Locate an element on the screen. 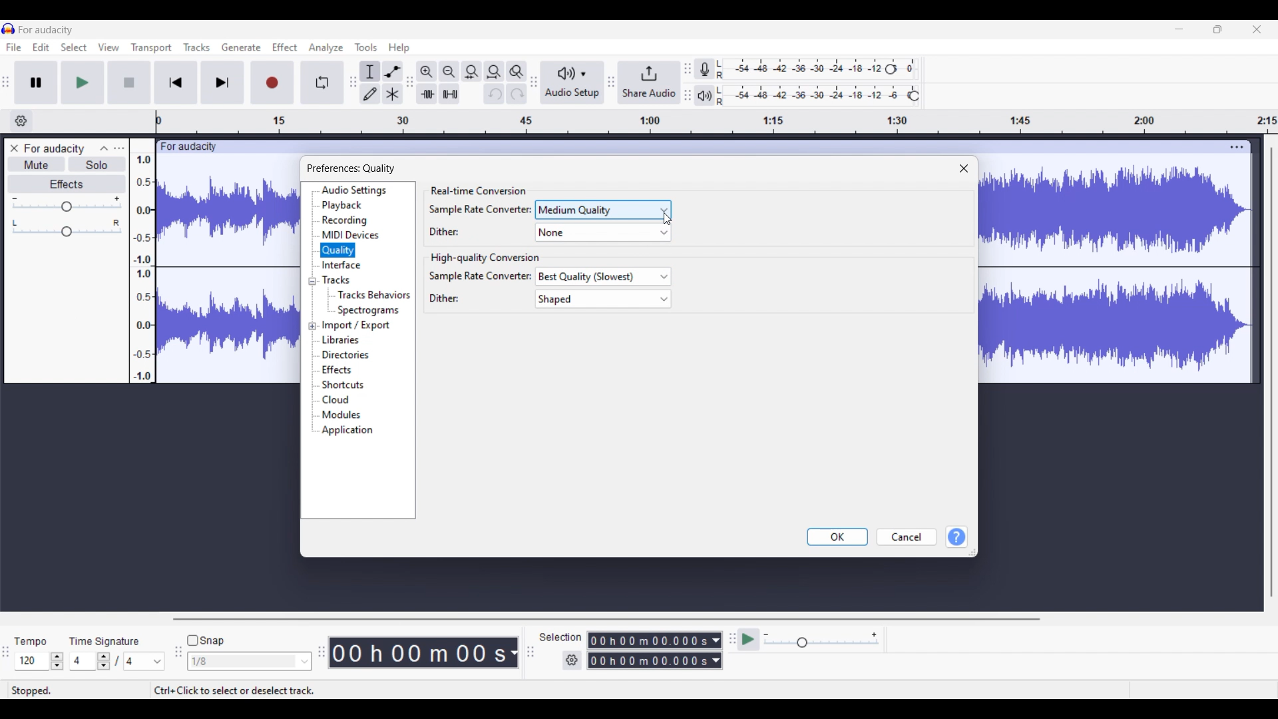  Import/Export  is located at coordinates (357, 326).